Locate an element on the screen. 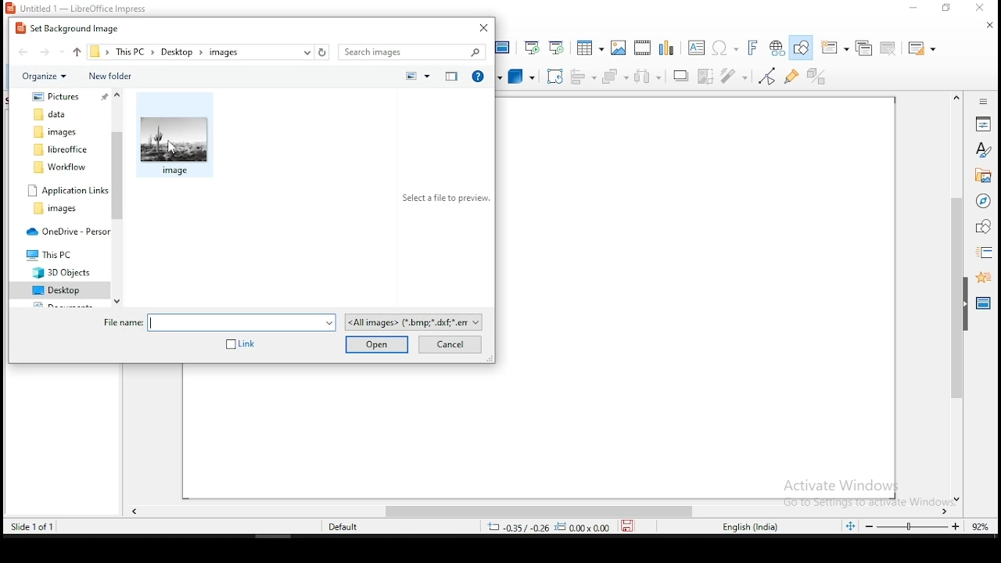  File name is located at coordinates (217, 322).